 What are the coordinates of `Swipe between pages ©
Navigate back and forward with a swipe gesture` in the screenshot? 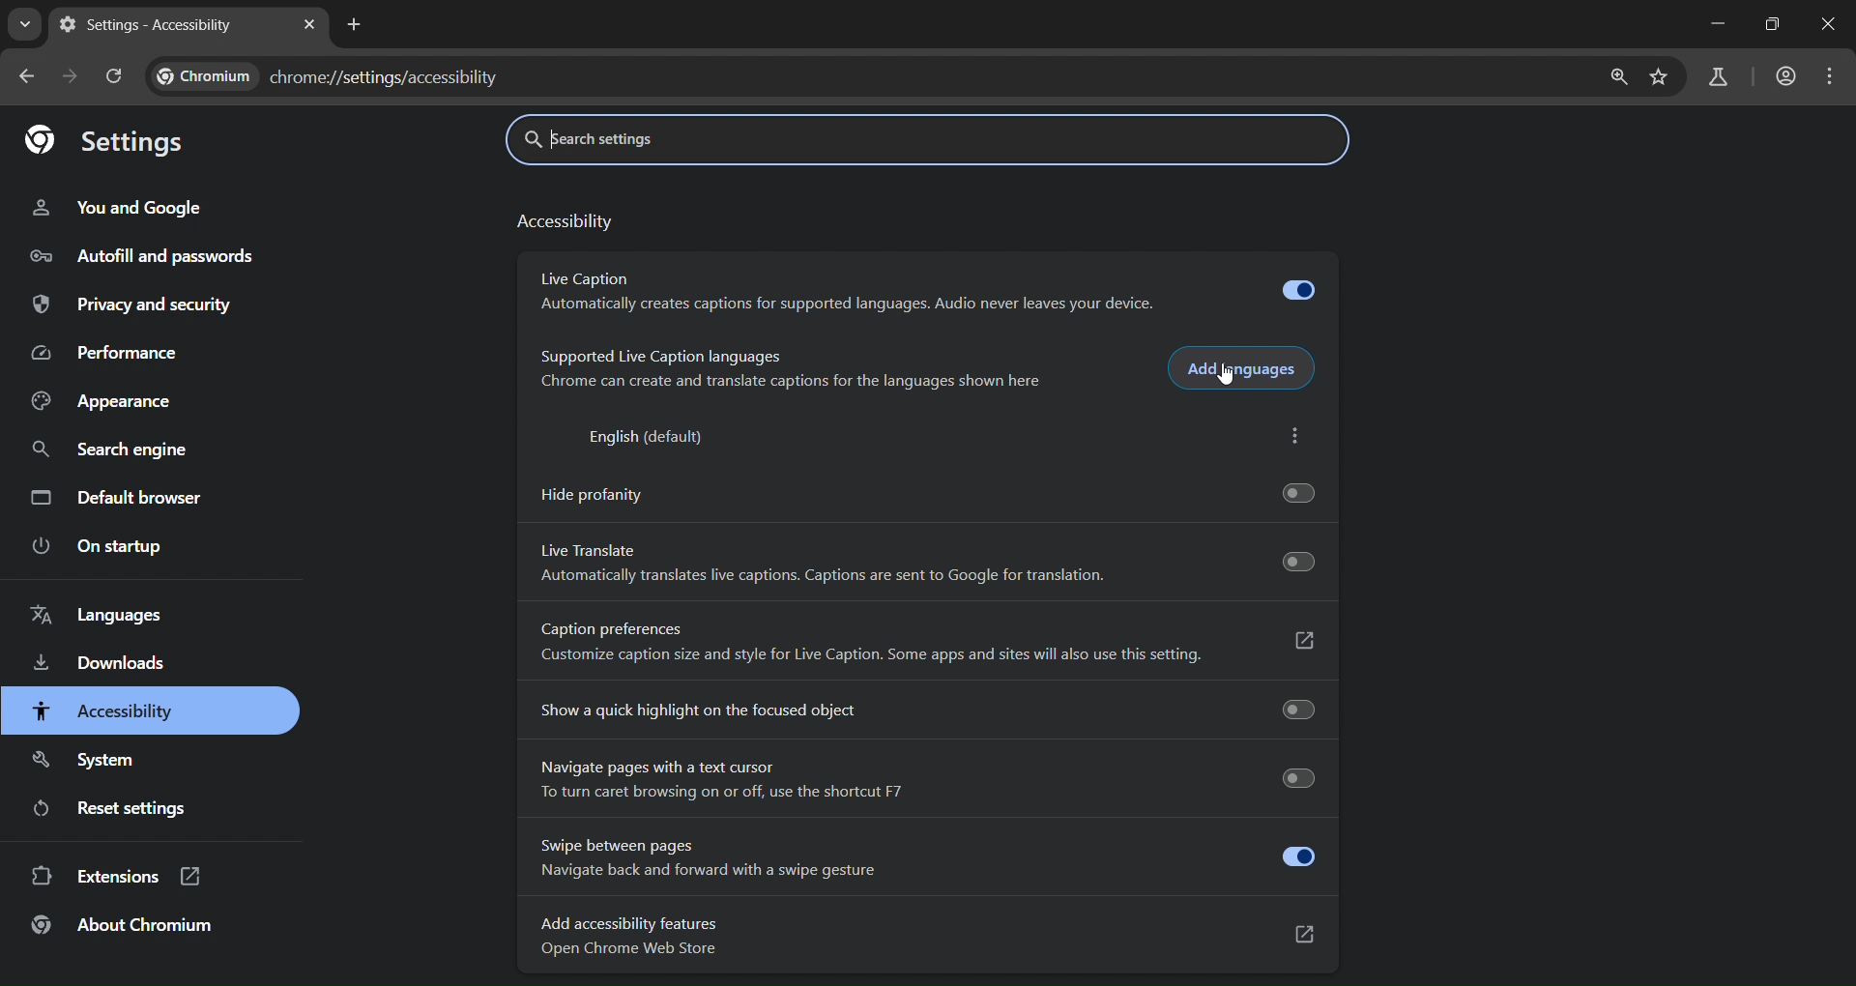 It's located at (926, 860).